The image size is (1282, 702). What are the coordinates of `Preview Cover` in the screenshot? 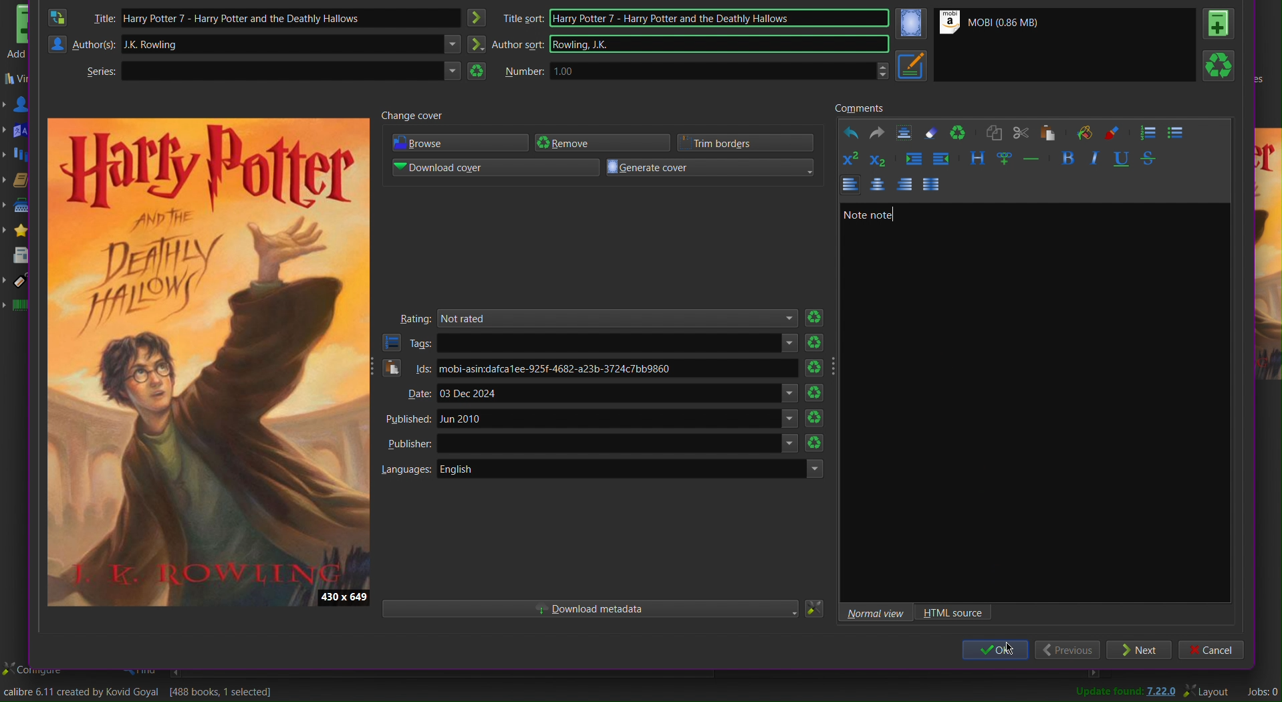 It's located at (209, 362).